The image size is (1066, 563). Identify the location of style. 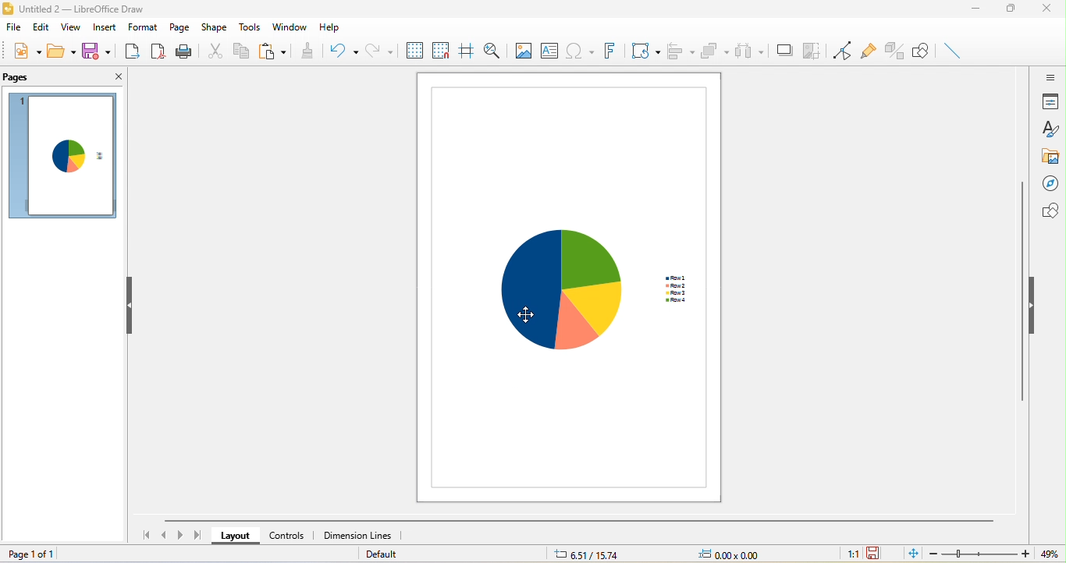
(1050, 130).